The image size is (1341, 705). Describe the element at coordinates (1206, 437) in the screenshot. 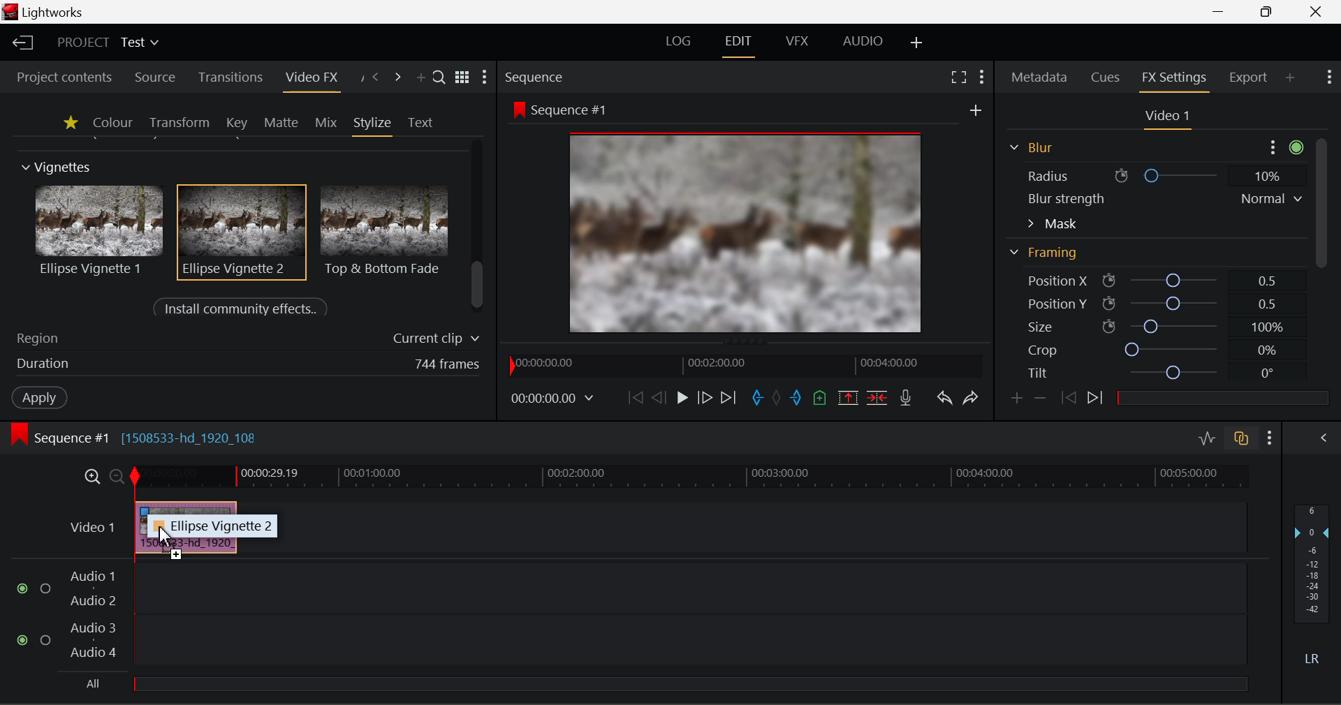

I see `Toggle audio levels editing` at that location.